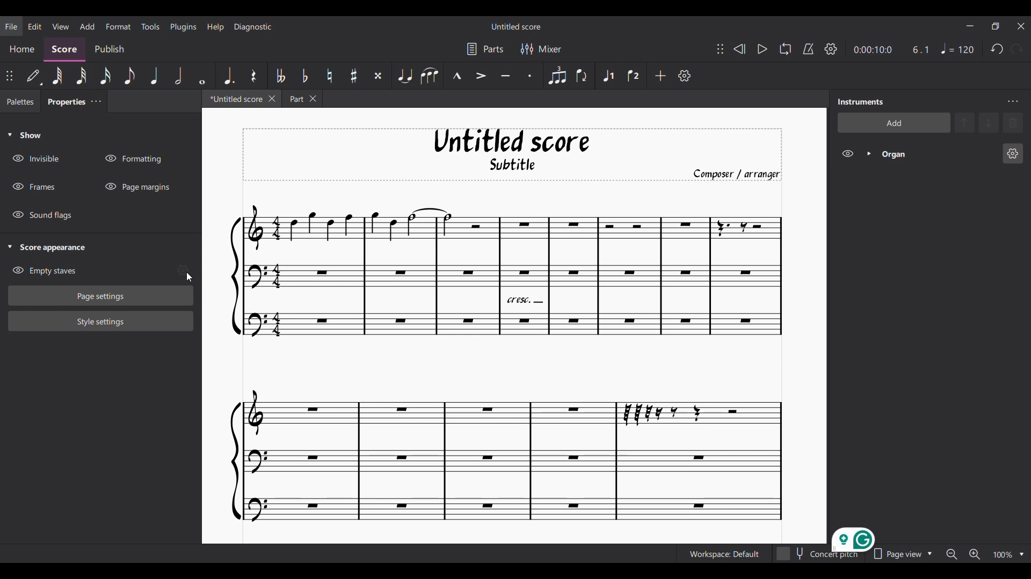  Describe the element at coordinates (831, 48) in the screenshot. I see `Playback settings` at that location.